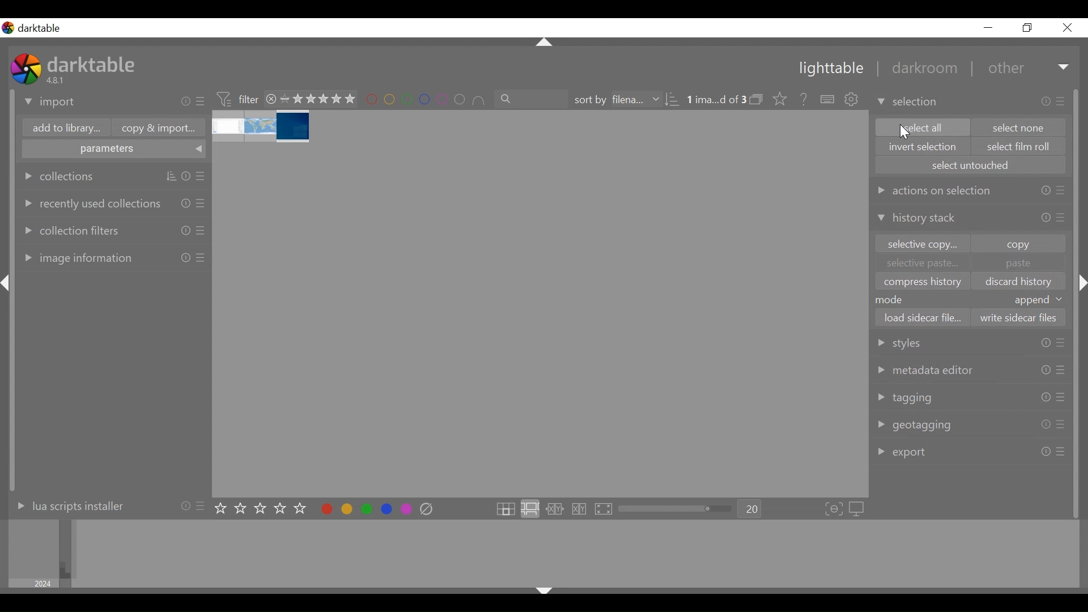  What do you see at coordinates (505, 509) in the screenshot?
I see `click to enter filemanger` at bounding box center [505, 509].